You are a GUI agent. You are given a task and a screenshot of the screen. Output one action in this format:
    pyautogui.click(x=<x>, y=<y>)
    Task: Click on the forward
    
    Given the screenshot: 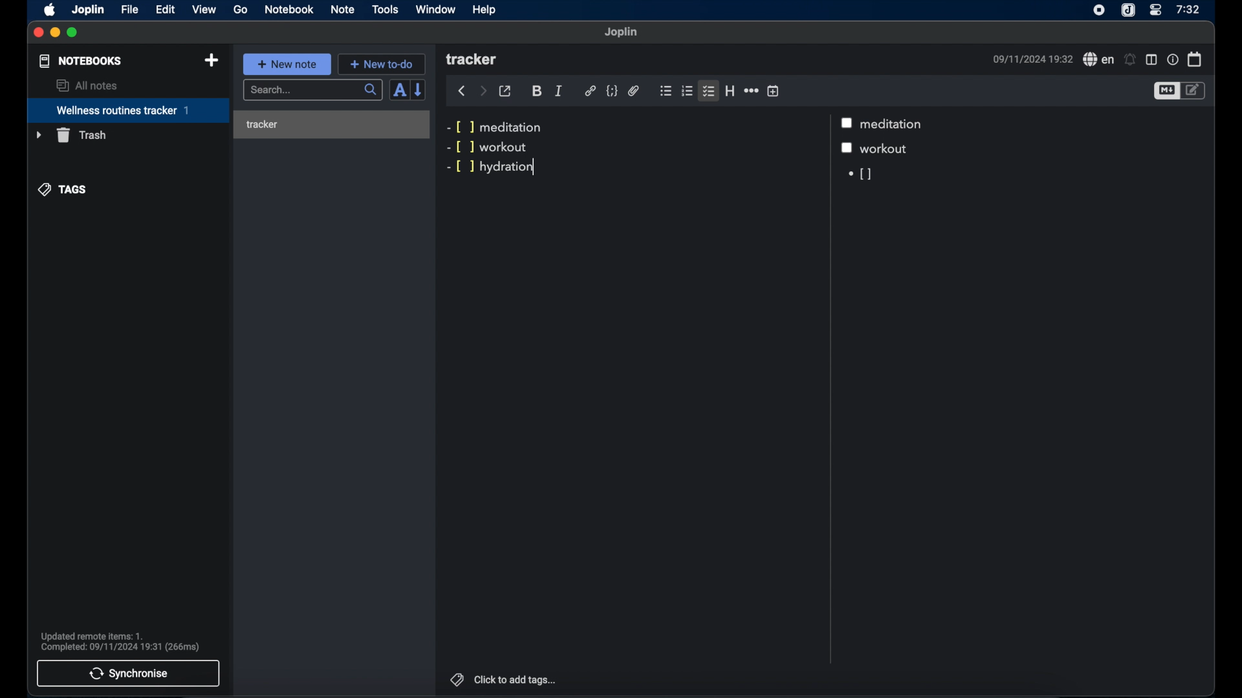 What is the action you would take?
    pyautogui.click(x=483, y=90)
    